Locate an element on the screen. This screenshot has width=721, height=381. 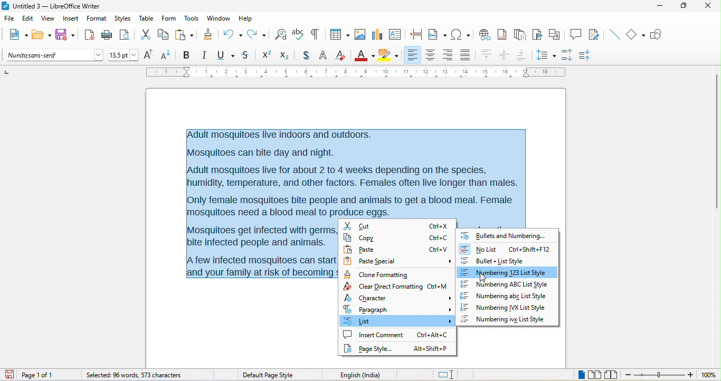
zoom is located at coordinates (671, 375).